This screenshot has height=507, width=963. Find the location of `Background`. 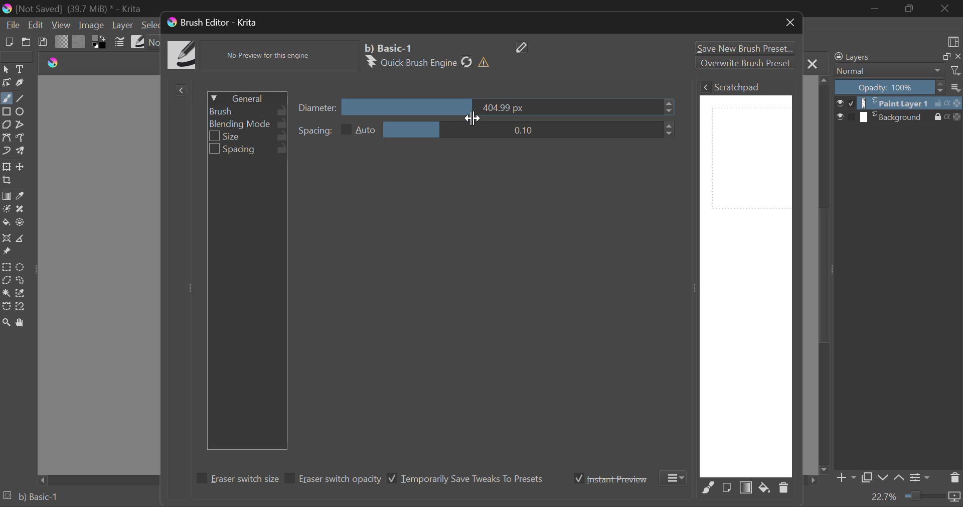

Background is located at coordinates (899, 117).